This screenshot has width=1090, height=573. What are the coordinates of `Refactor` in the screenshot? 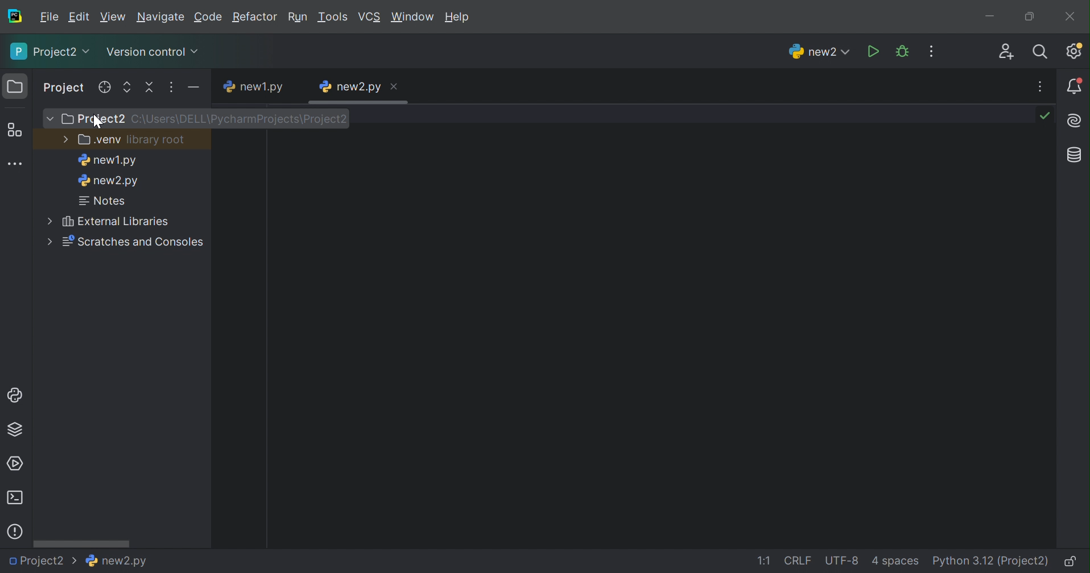 It's located at (254, 18).